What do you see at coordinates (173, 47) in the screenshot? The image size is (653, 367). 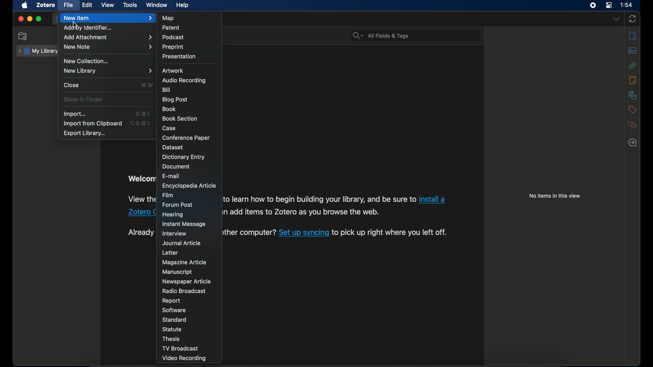 I see `preprint` at bounding box center [173, 47].